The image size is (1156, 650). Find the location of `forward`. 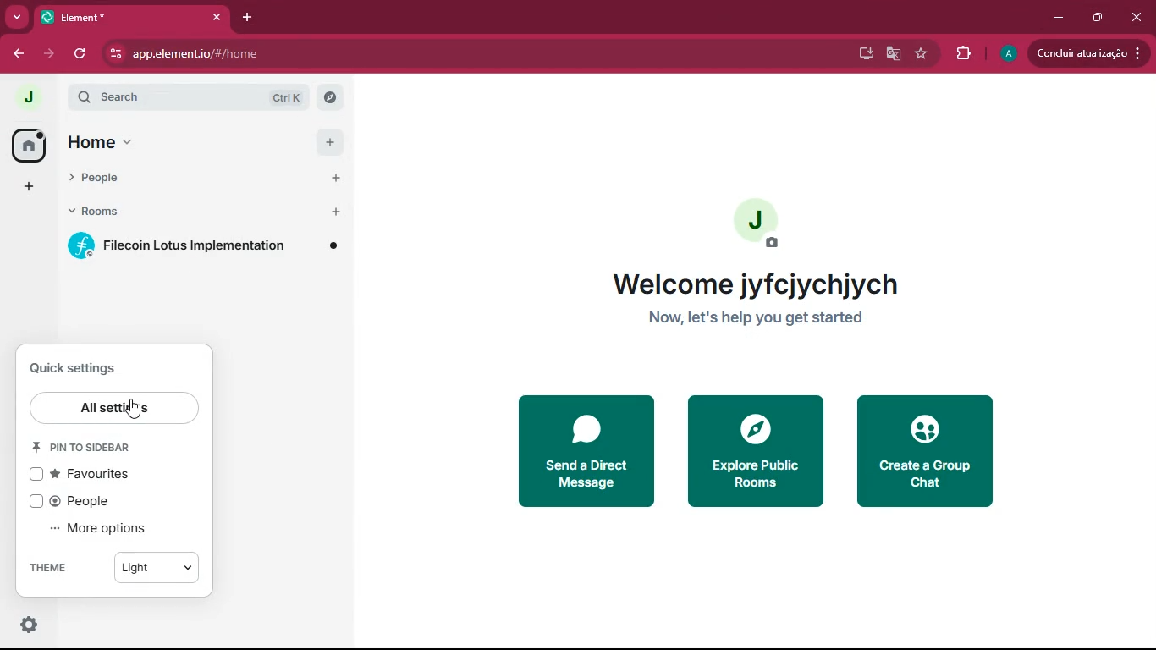

forward is located at coordinates (51, 53).